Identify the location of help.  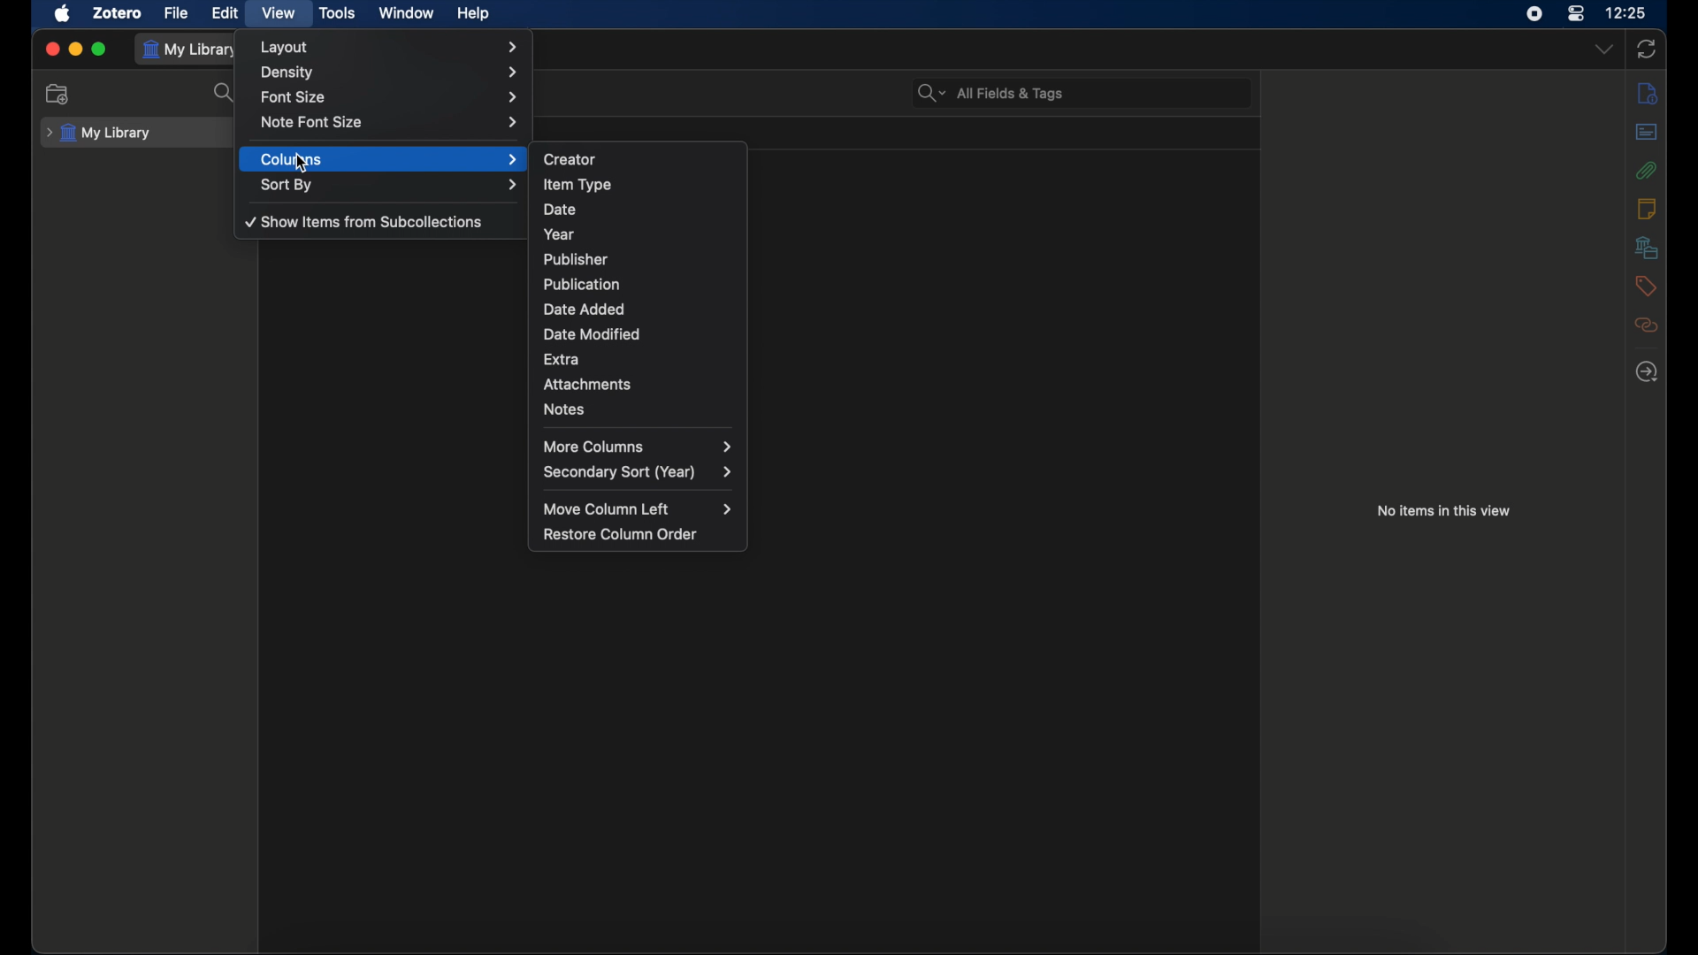
(472, 14).